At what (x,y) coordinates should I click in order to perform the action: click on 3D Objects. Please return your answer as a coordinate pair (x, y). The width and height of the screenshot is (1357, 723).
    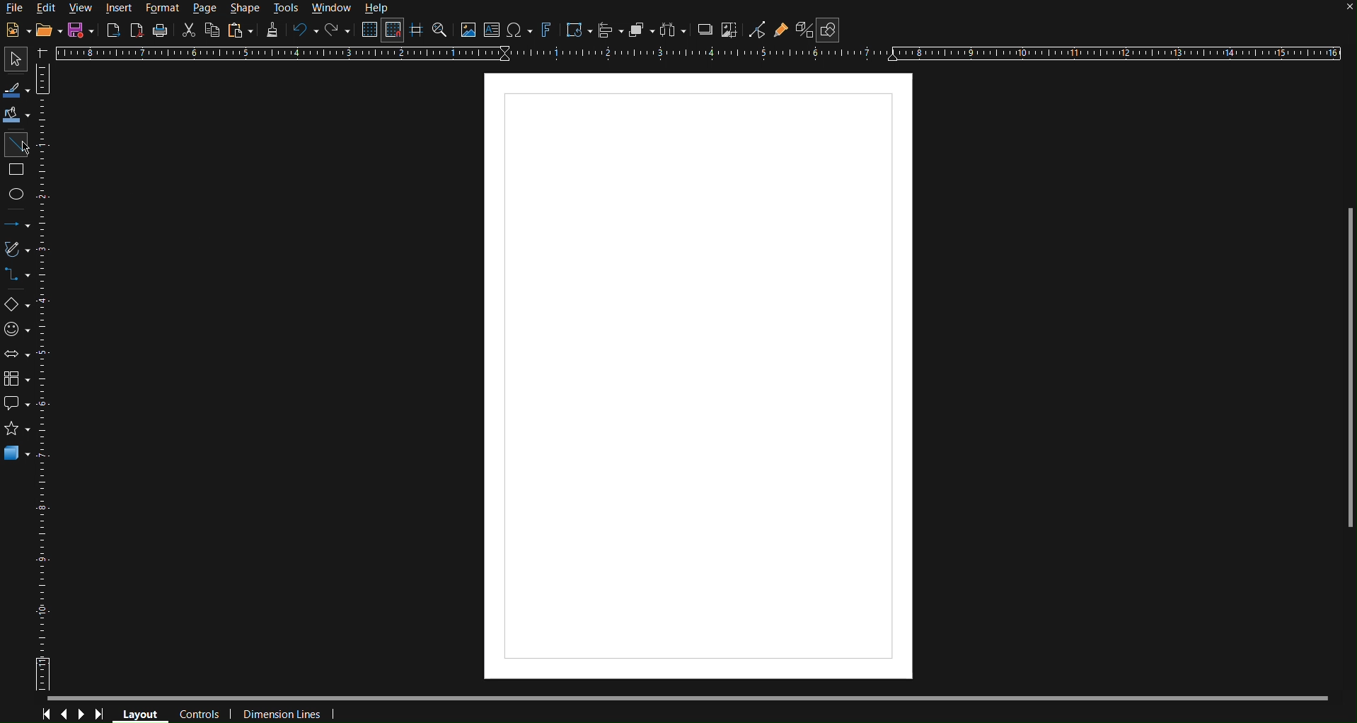
    Looking at the image, I should click on (17, 452).